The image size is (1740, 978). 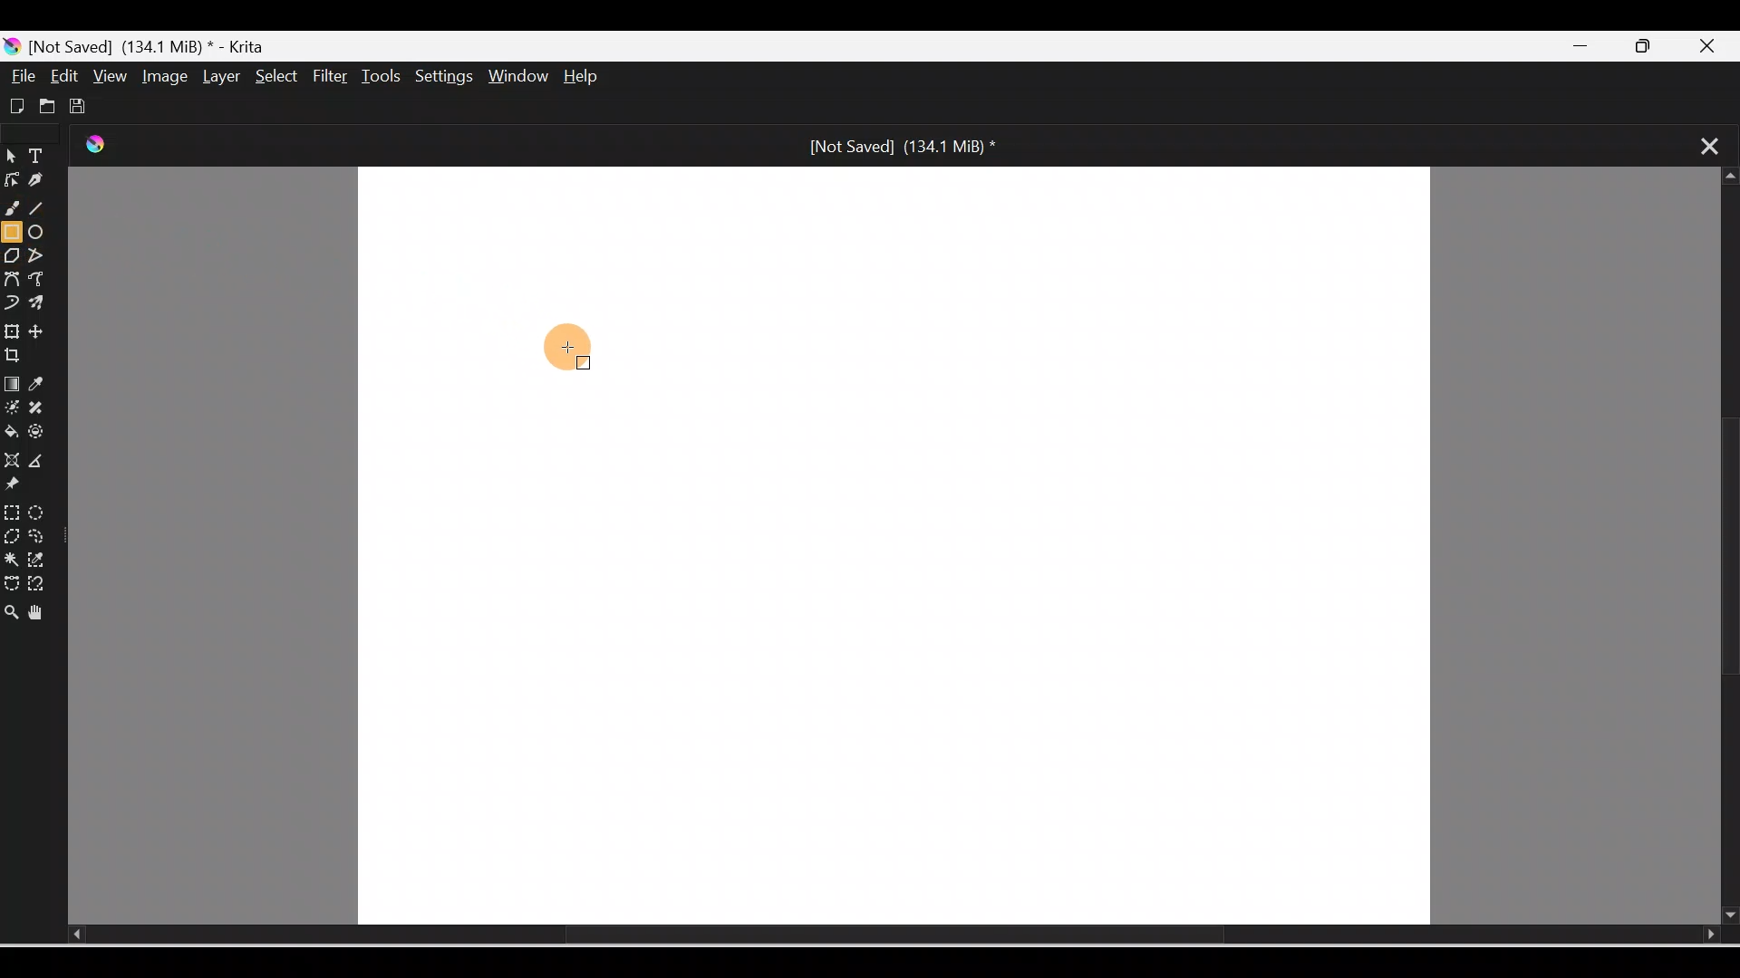 What do you see at coordinates (1654, 47) in the screenshot?
I see `Maximize` at bounding box center [1654, 47].